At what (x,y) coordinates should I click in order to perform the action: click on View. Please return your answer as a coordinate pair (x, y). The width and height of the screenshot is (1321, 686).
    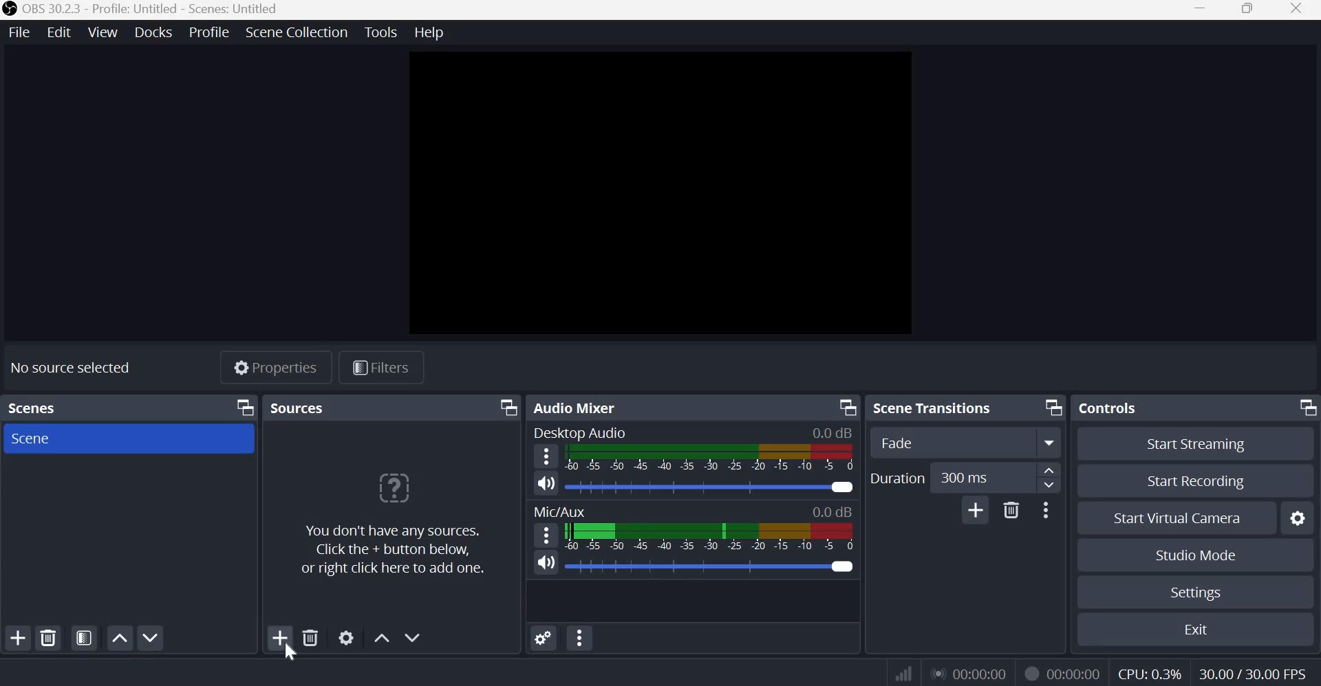
    Looking at the image, I should click on (104, 31).